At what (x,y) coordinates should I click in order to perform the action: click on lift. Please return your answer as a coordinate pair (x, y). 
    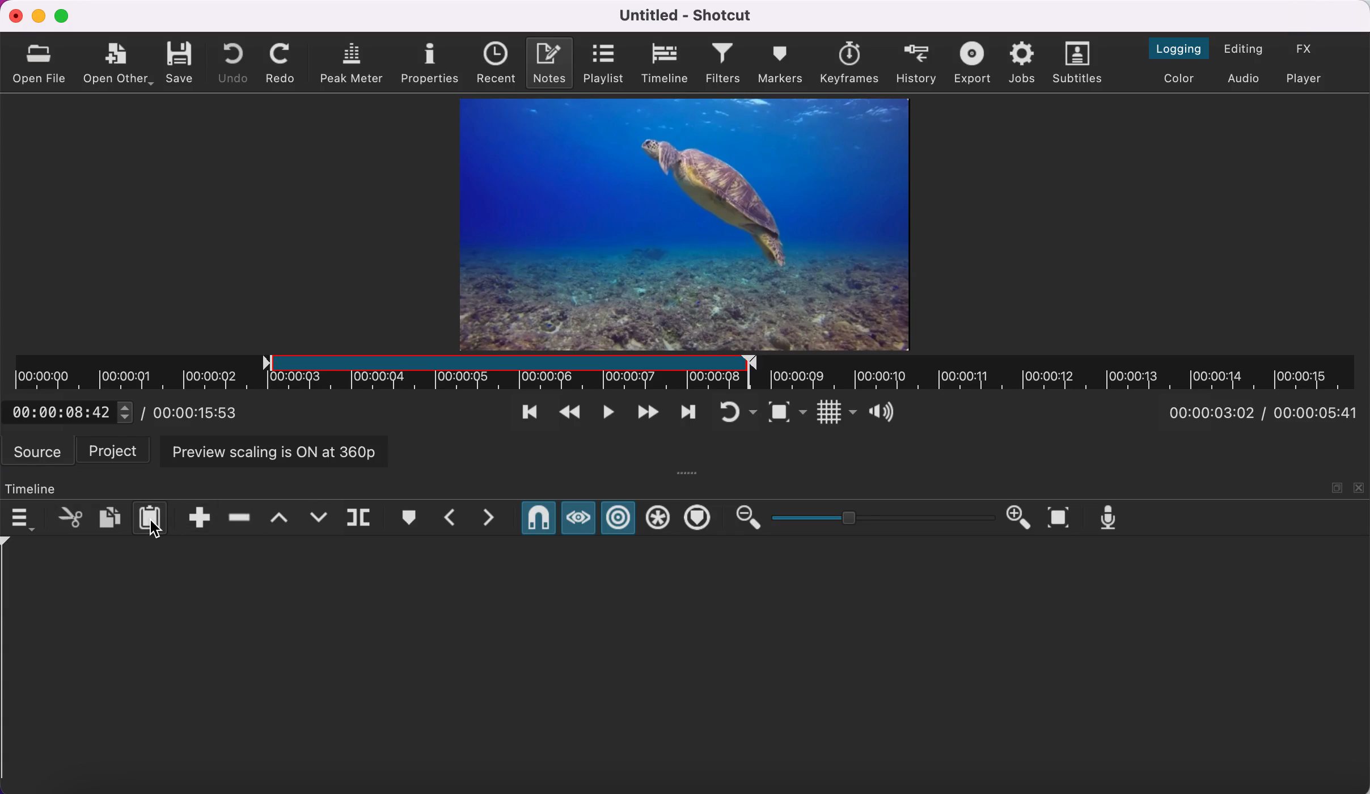
    Looking at the image, I should click on (277, 518).